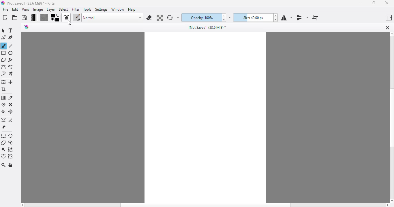 The height and width of the screenshot is (207, 394). I want to click on pan tool, so click(11, 165).